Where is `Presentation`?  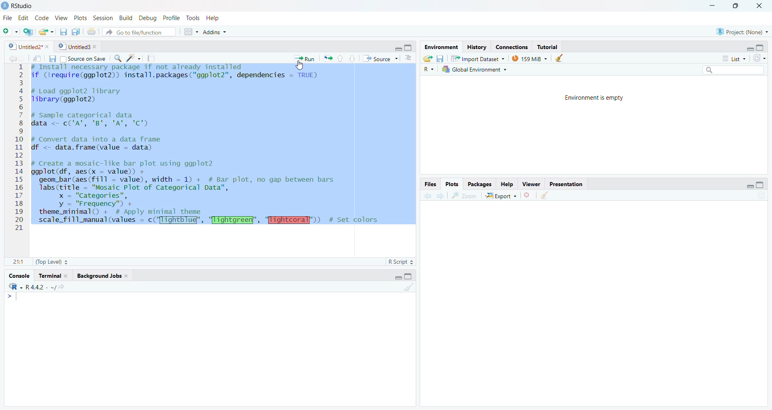 Presentation is located at coordinates (565, 184).